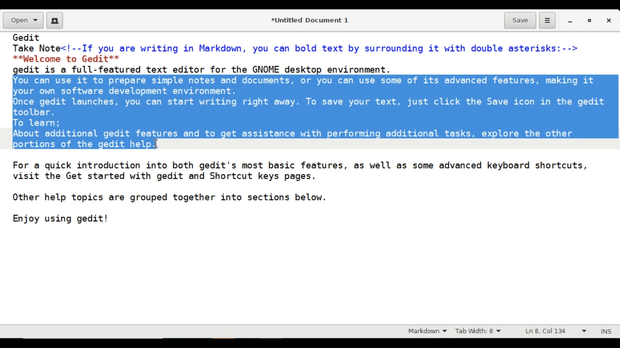 Image resolution: width=620 pixels, height=348 pixels. Describe the element at coordinates (157, 143) in the screenshot. I see `Insertion cursor` at that location.